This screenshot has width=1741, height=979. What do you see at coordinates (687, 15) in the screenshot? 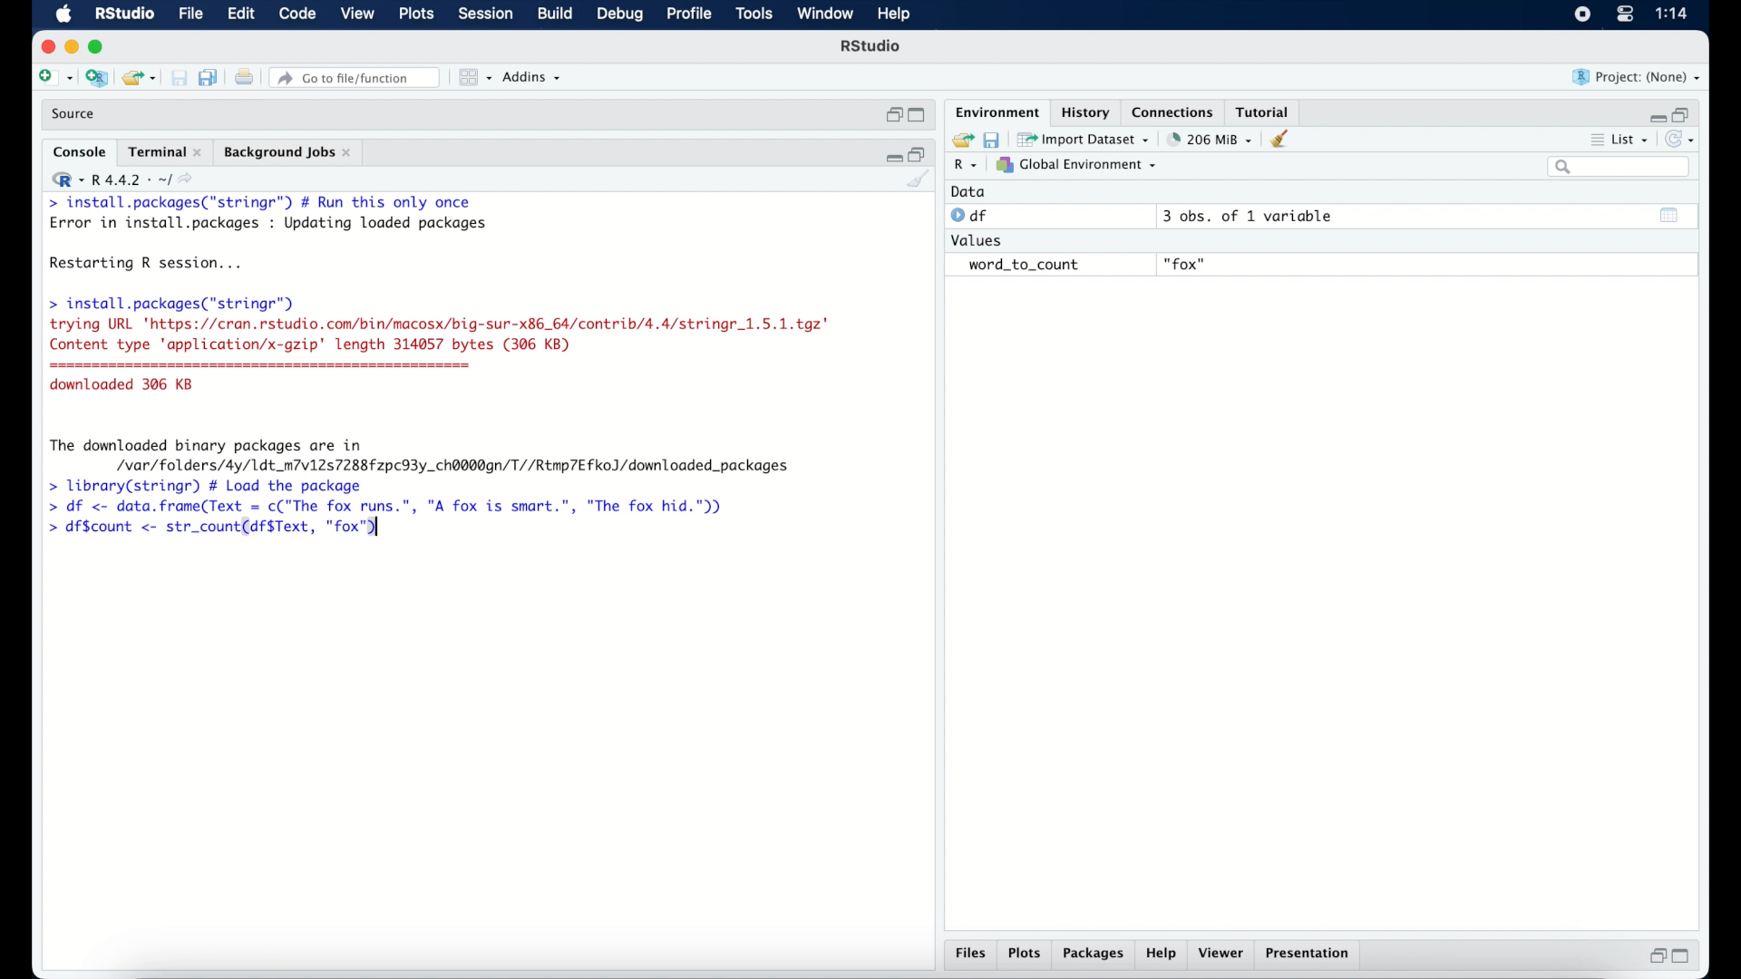
I see `profile` at bounding box center [687, 15].